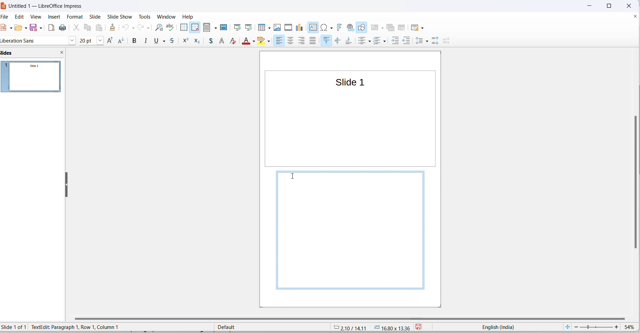  What do you see at coordinates (51, 29) in the screenshot?
I see `export as pdf` at bounding box center [51, 29].